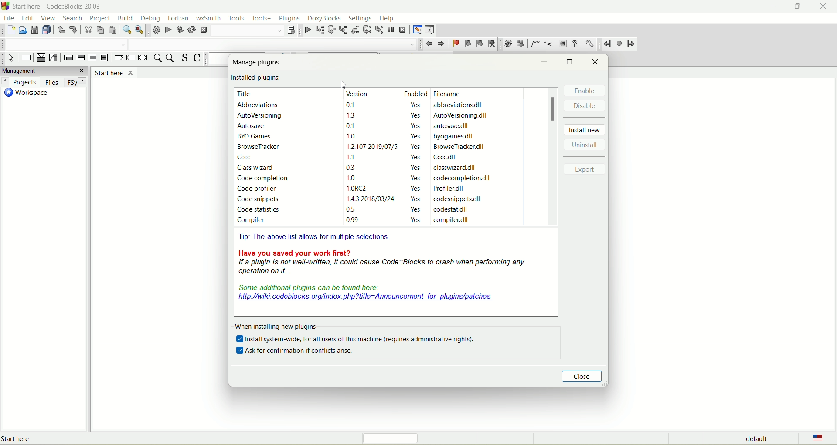 The height and width of the screenshot is (445, 837). What do you see at coordinates (183, 58) in the screenshot?
I see `toggle source` at bounding box center [183, 58].